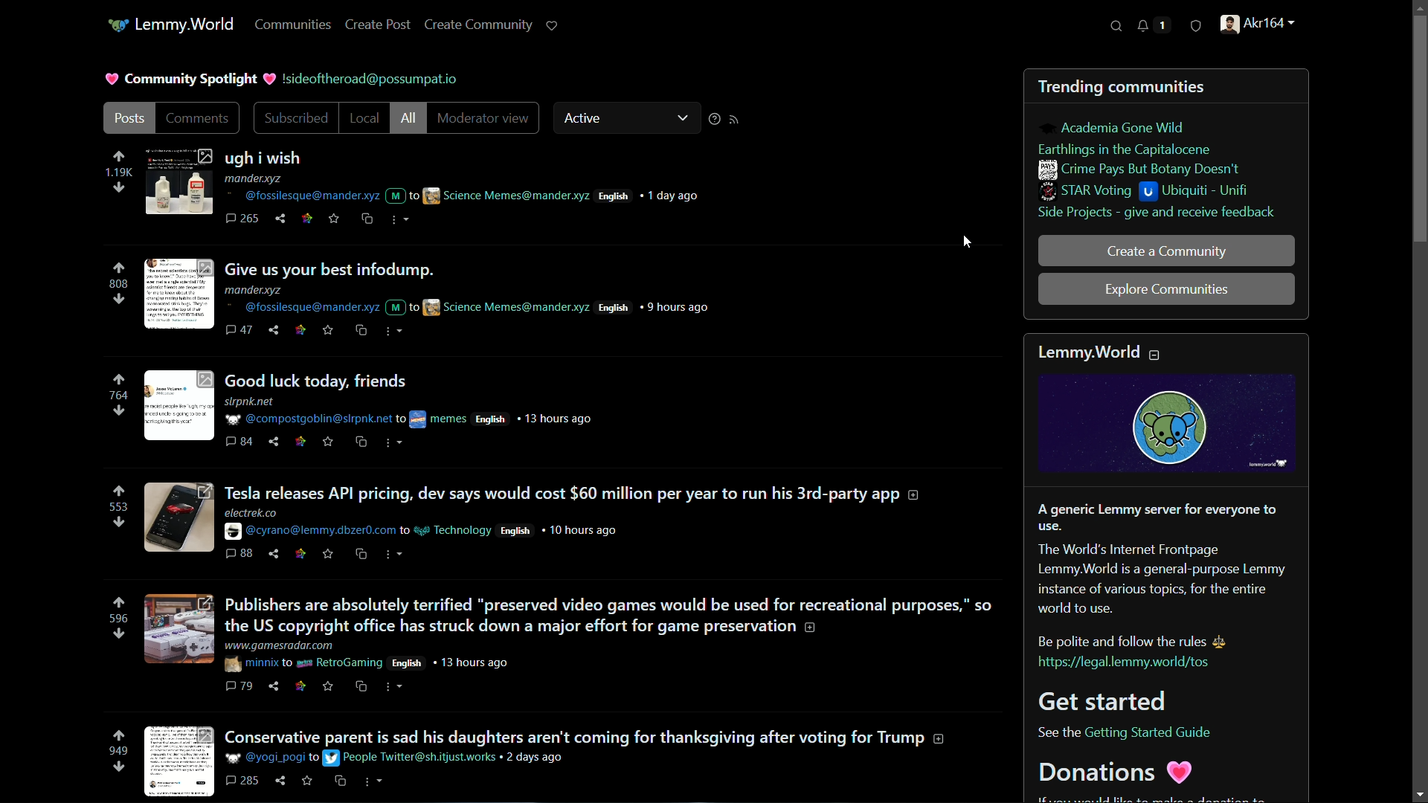  Describe the element at coordinates (397, 221) in the screenshot. I see `more actions` at that location.